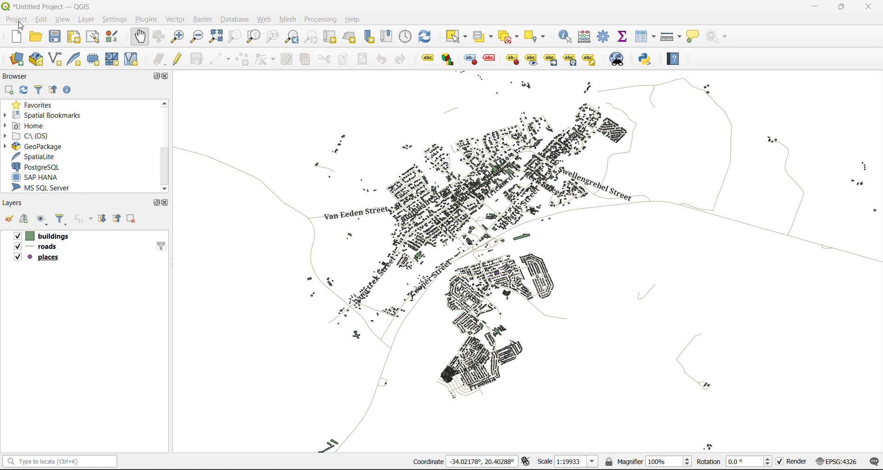 This screenshot has height=470, width=883. I want to click on new spatial bookmark, so click(369, 36).